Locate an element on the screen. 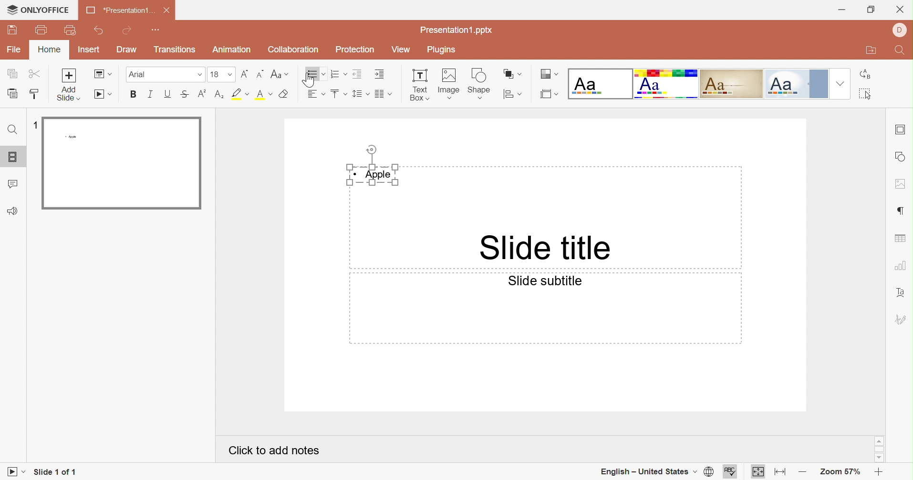 The height and width of the screenshot is (480, 913). Undo is located at coordinates (99, 31).